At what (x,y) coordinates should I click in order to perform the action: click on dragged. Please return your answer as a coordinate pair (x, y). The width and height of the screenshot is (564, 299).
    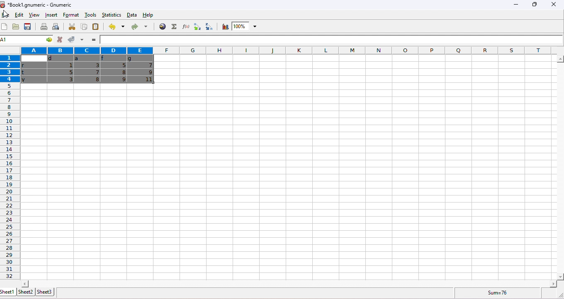
    Looking at the image, I should click on (88, 69).